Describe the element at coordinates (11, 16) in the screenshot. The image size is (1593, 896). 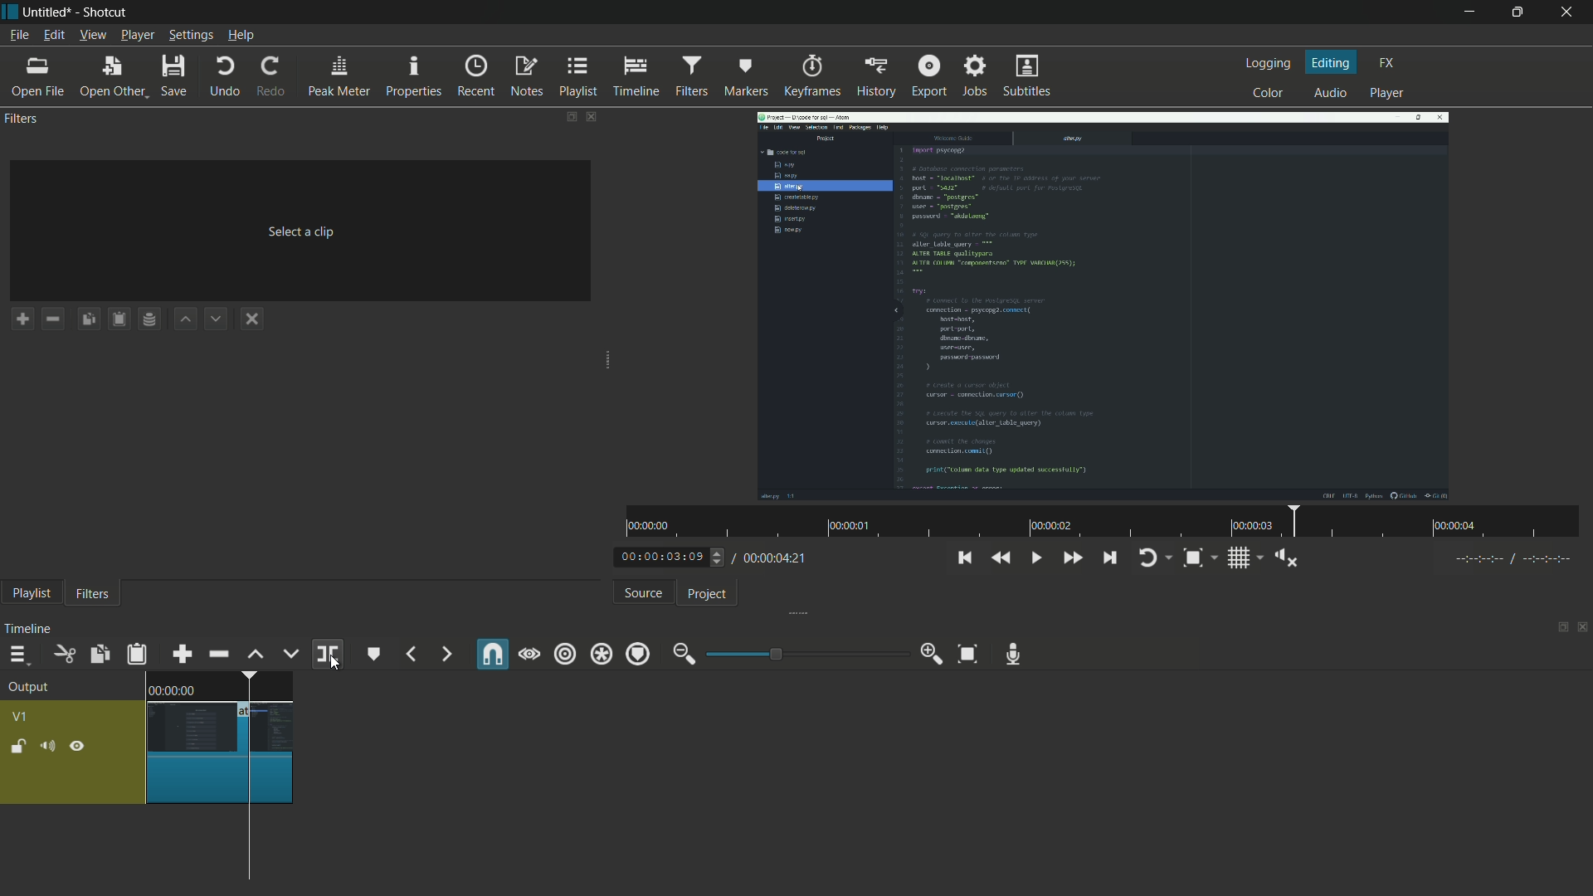
I see `app icon` at that location.